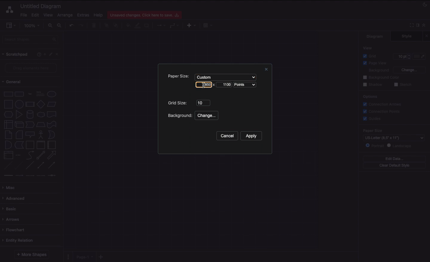  Describe the element at coordinates (11, 26) in the screenshot. I see `Sidebar ` at that location.